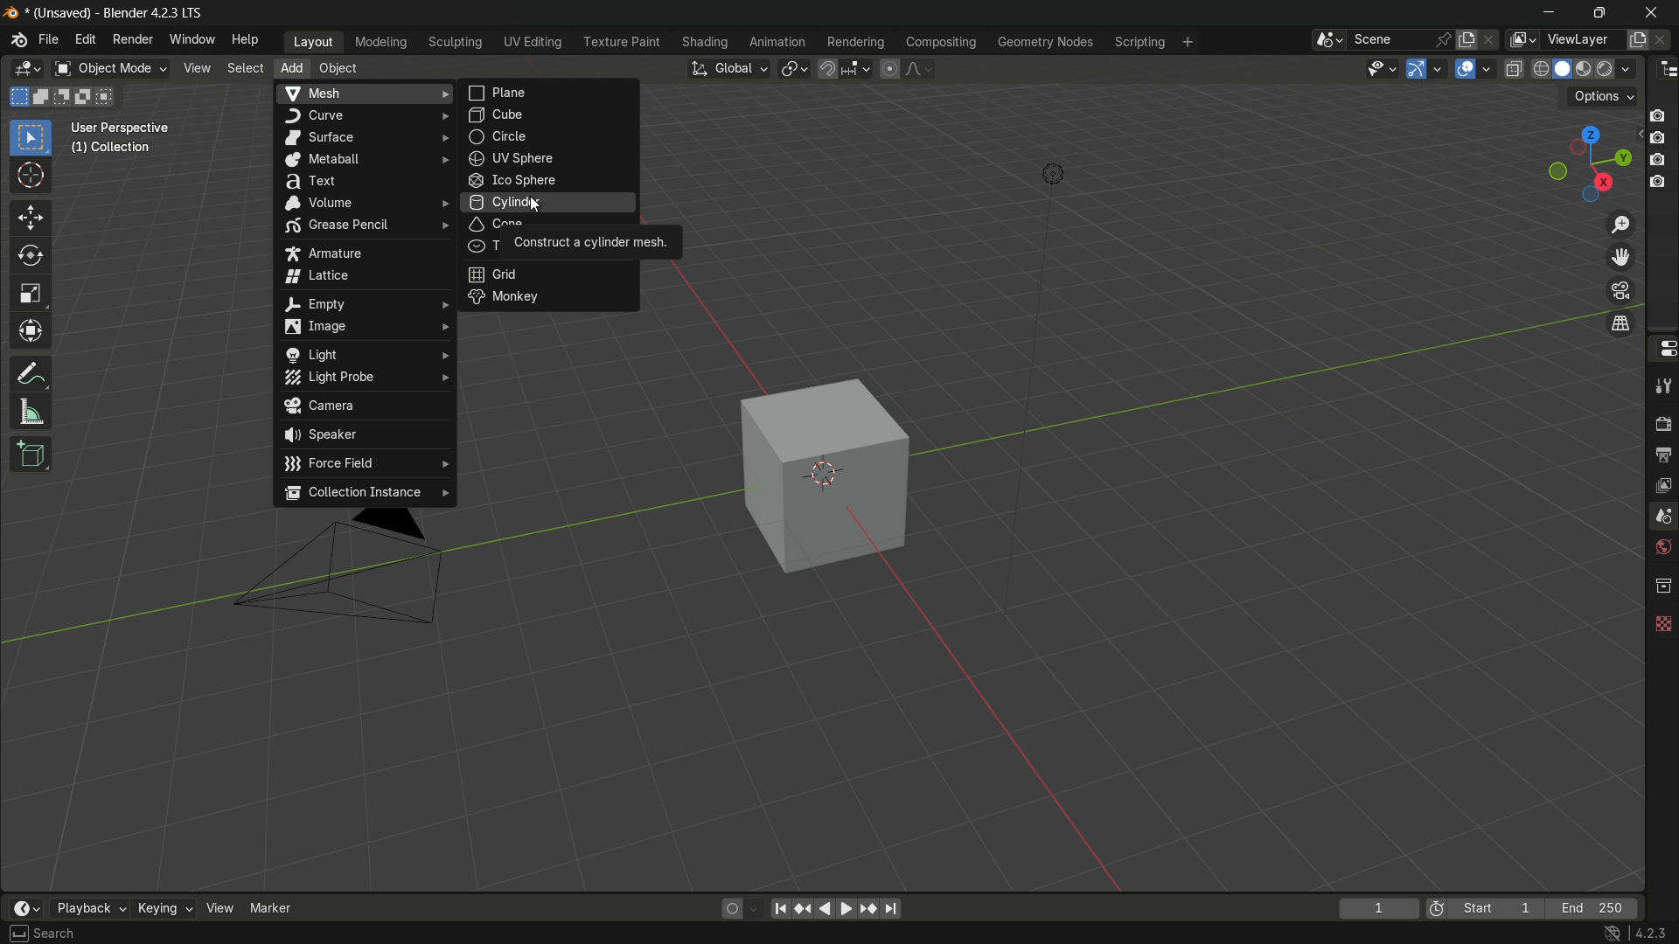  I want to click on circle, so click(547, 135).